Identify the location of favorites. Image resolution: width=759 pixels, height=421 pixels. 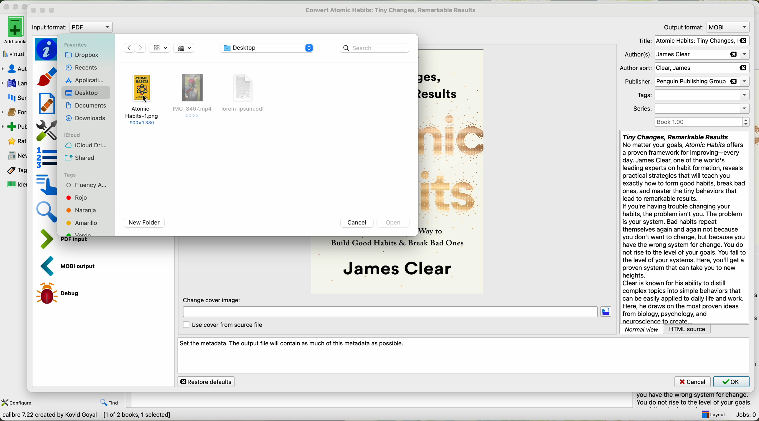
(75, 45).